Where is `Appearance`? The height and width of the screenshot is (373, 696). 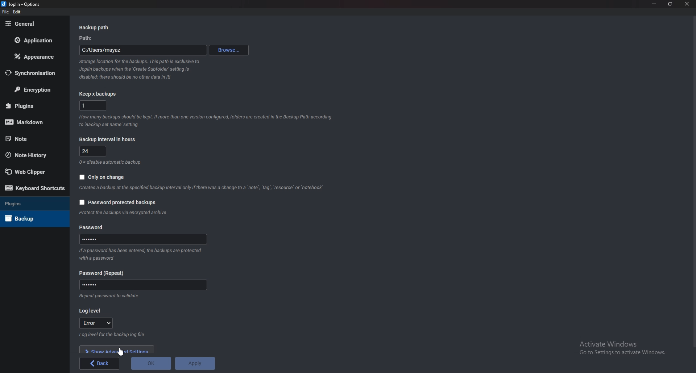 Appearance is located at coordinates (34, 57).